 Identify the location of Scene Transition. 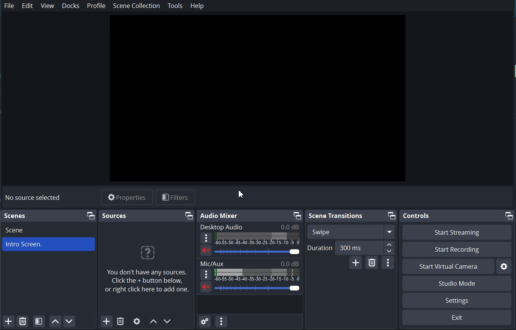
(336, 216).